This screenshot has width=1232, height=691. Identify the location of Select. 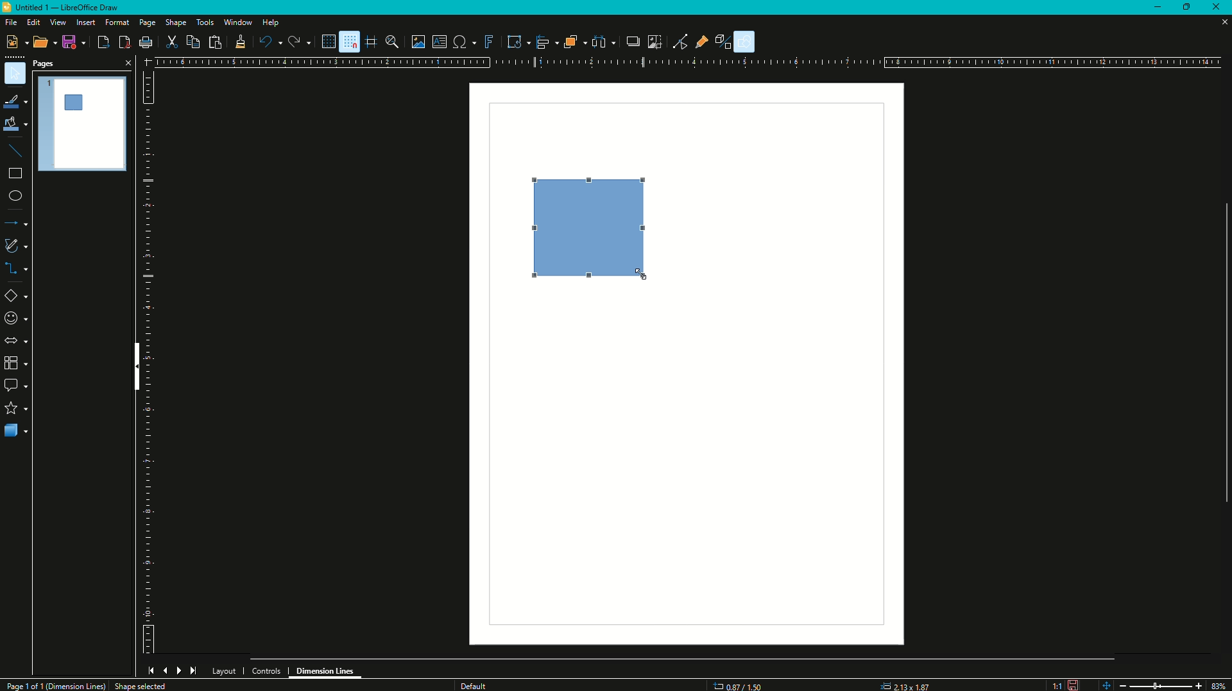
(15, 74).